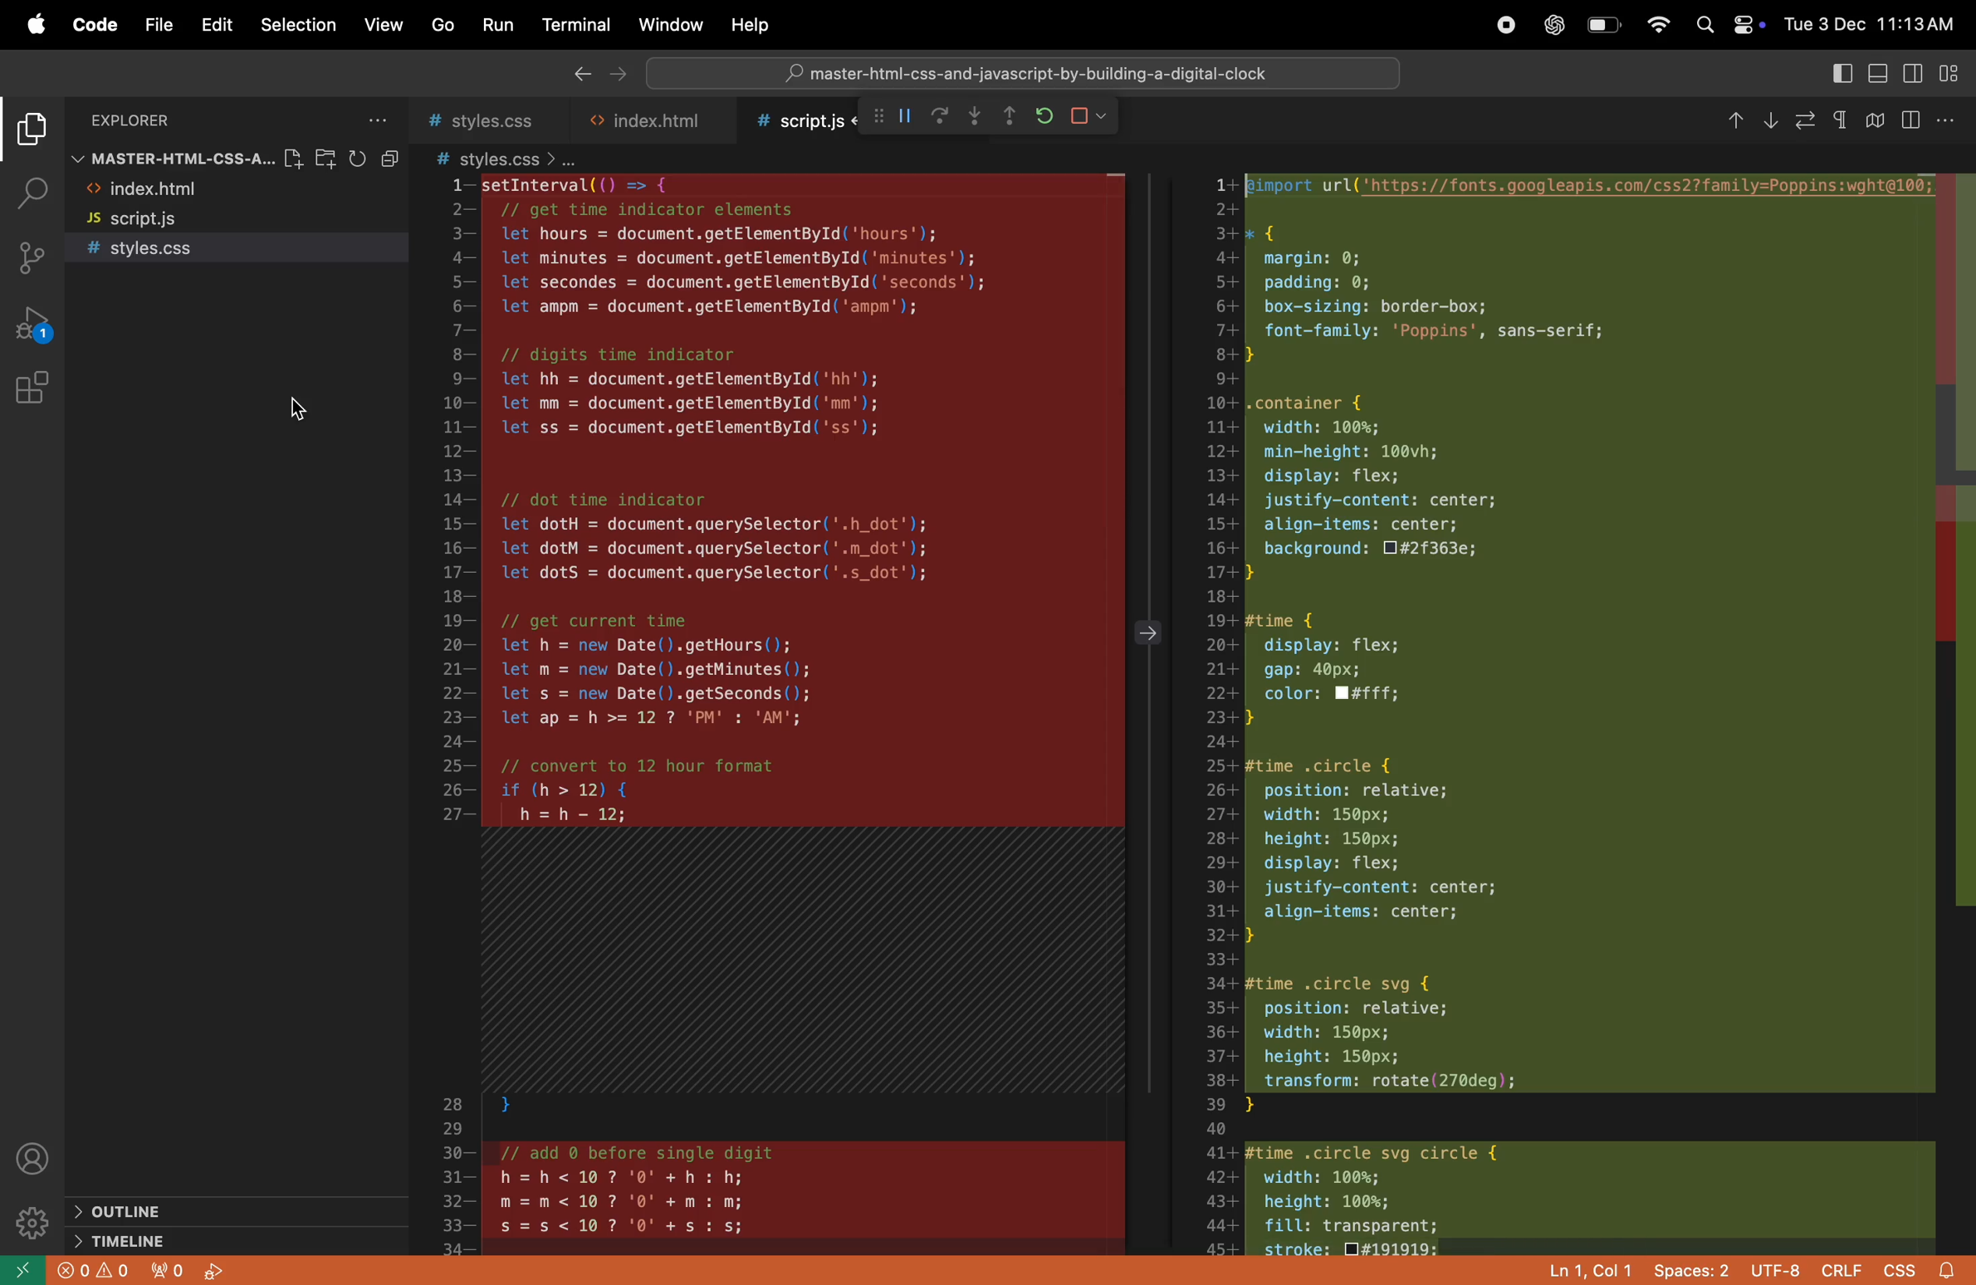  Describe the element at coordinates (1927, 120) in the screenshot. I see `split editor` at that location.